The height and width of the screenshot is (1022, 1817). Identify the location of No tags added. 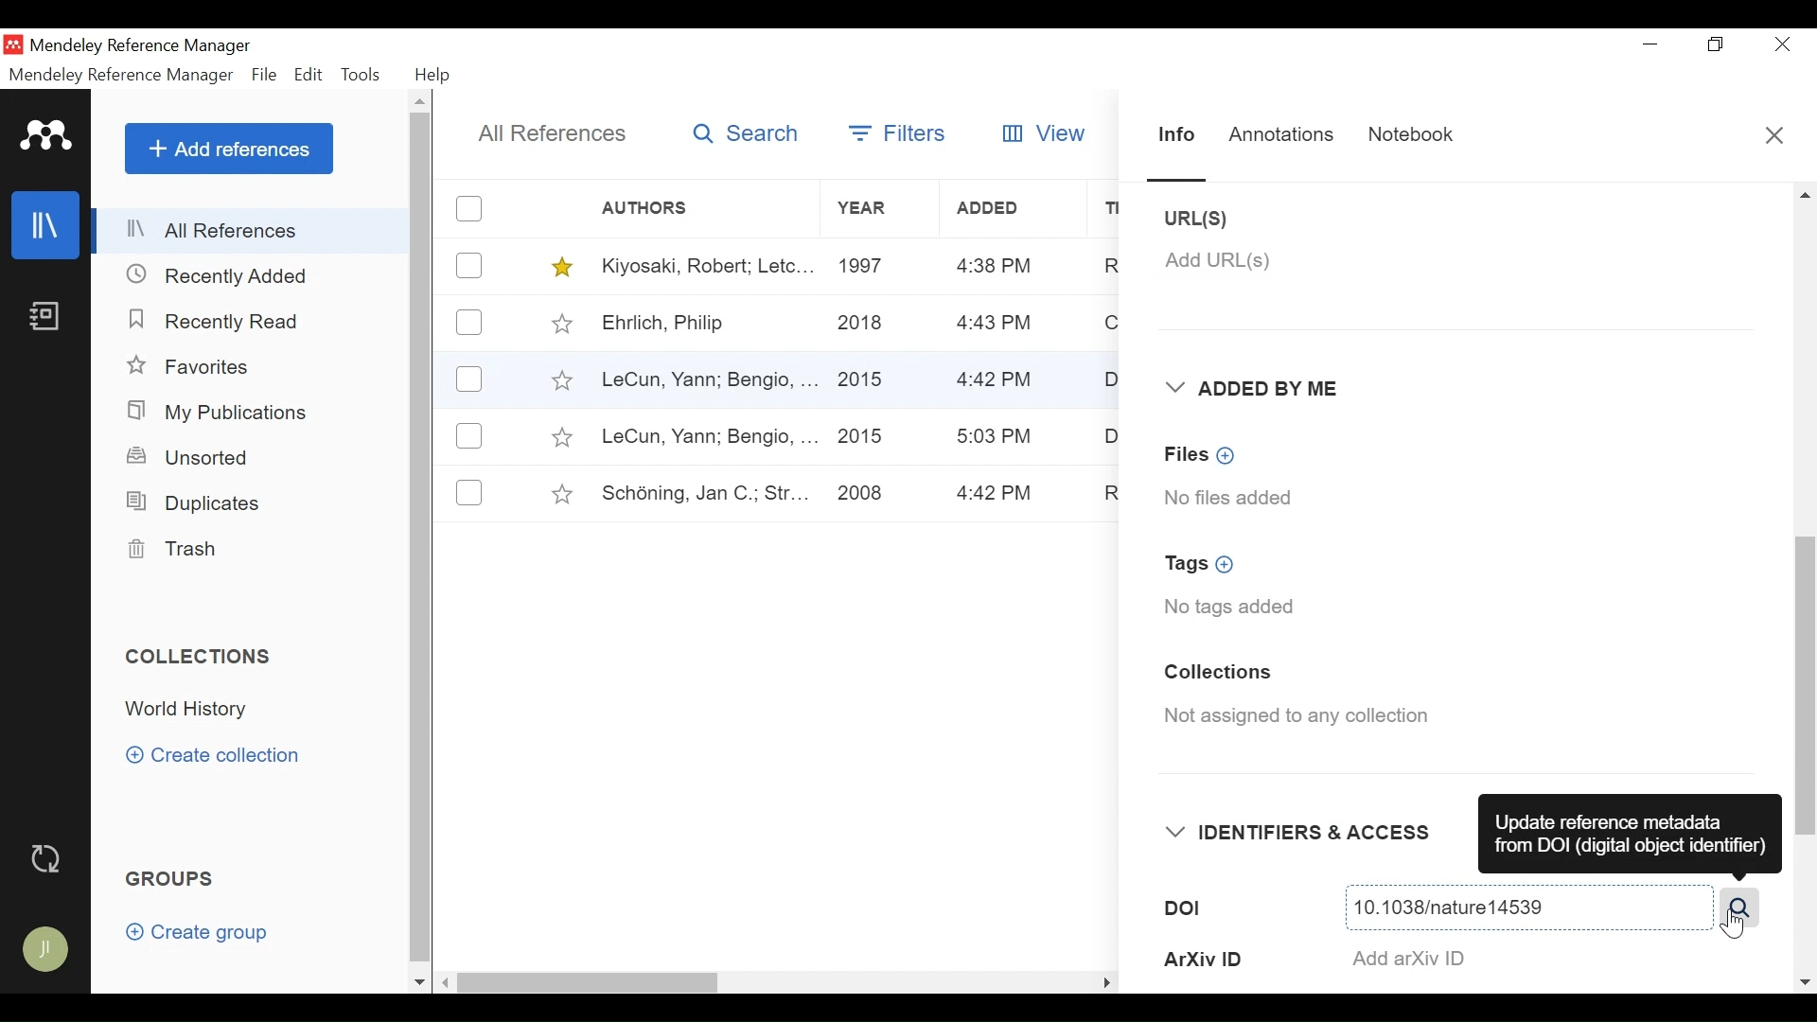
(1230, 608).